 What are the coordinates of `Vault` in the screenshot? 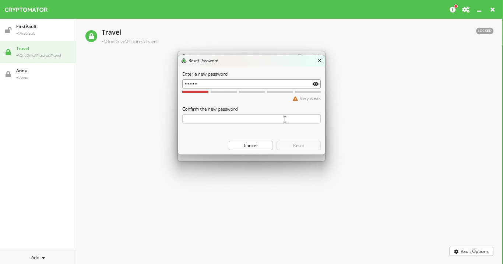 It's located at (31, 74).